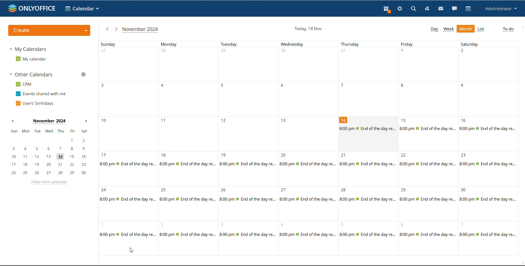 The height and width of the screenshot is (266, 525). Describe the element at coordinates (84, 75) in the screenshot. I see `manage` at that location.